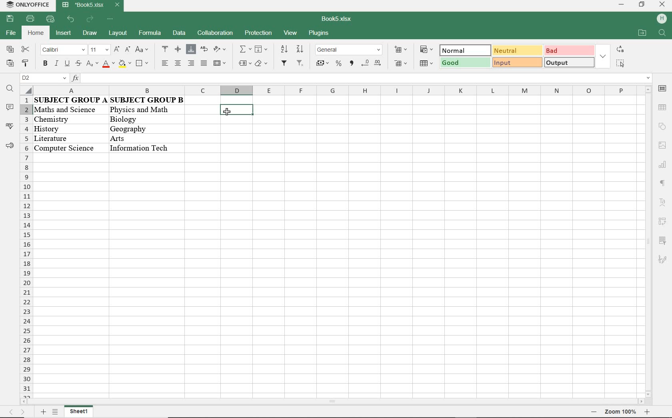 The height and width of the screenshot is (418, 672). Describe the element at coordinates (662, 5) in the screenshot. I see `close` at that location.